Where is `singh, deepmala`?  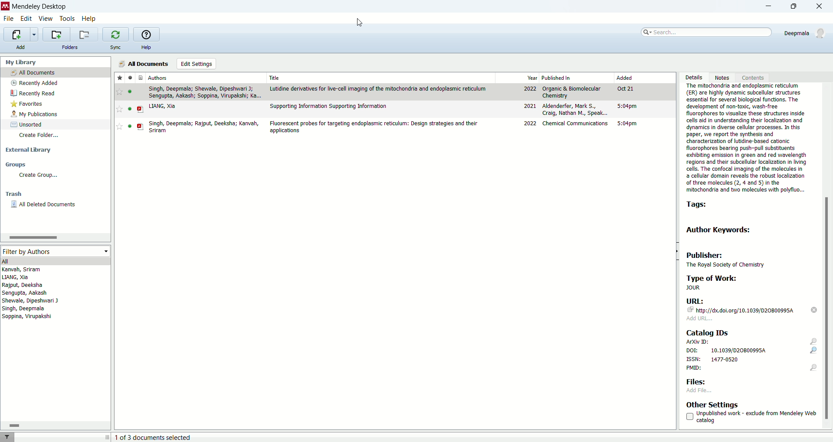
singh, deepmala is located at coordinates (24, 309).